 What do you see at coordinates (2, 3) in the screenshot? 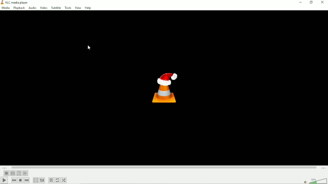
I see `vlc media player logo` at bounding box center [2, 3].